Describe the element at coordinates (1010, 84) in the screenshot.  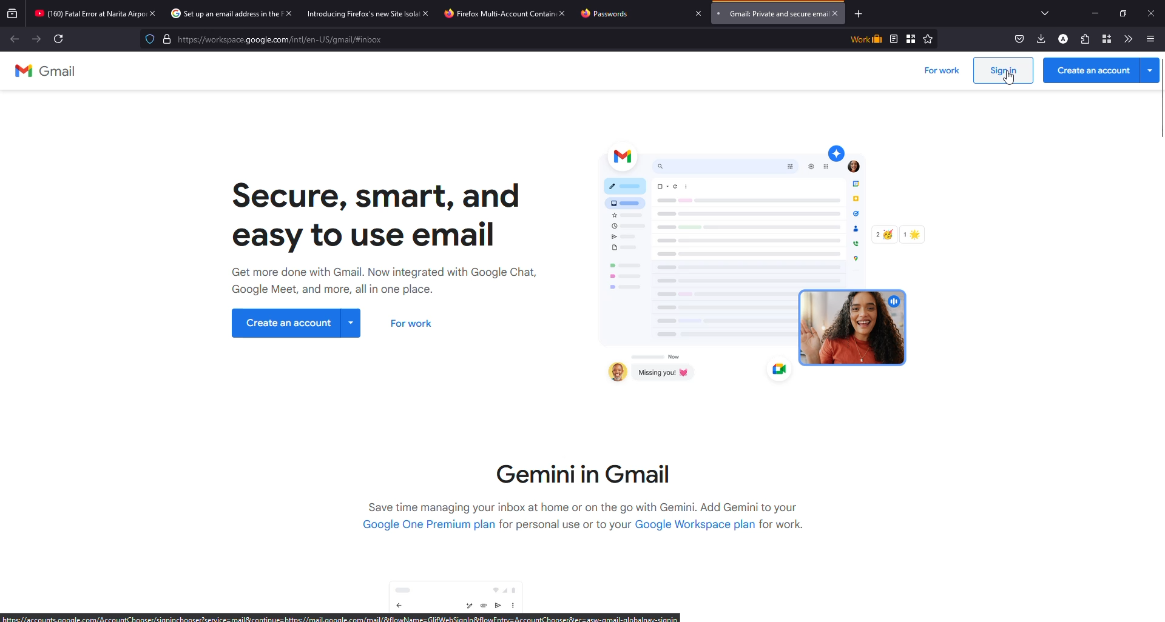
I see `cursor` at that location.